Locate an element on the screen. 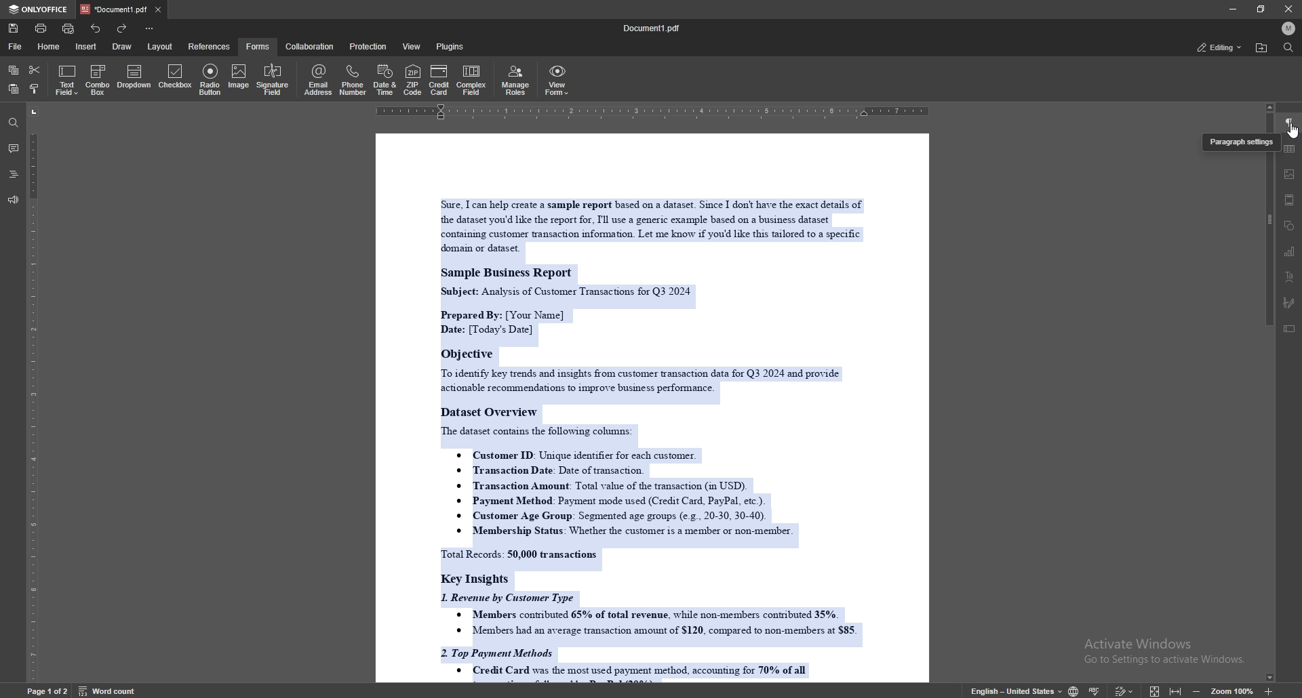  onlyoffice is located at coordinates (41, 9).